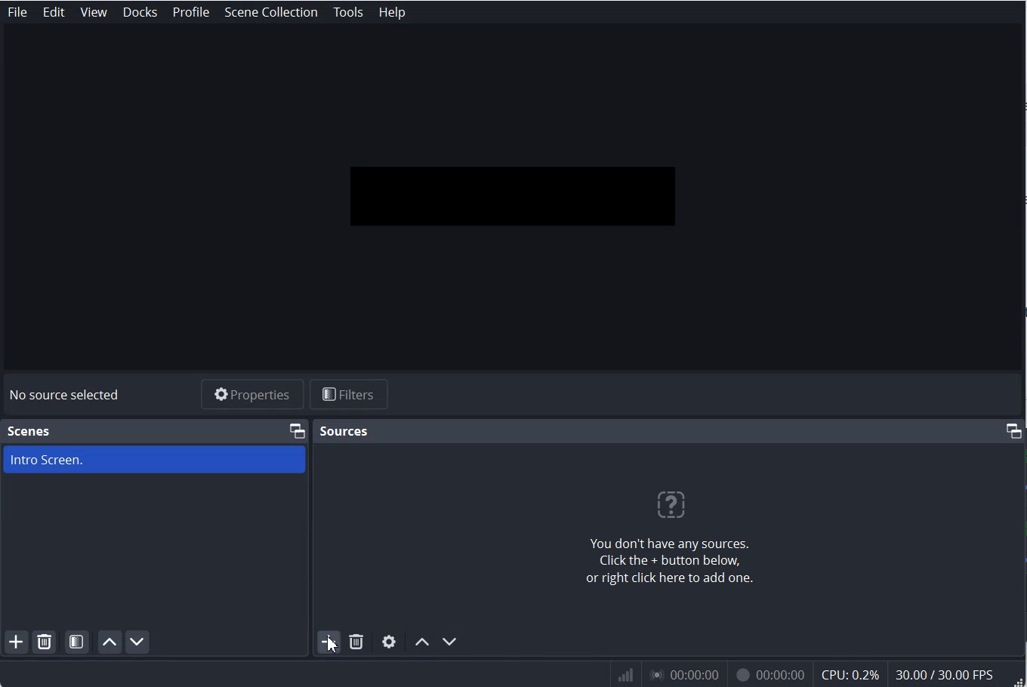  Describe the element at coordinates (154, 459) in the screenshot. I see `Intro Screen ` at that location.